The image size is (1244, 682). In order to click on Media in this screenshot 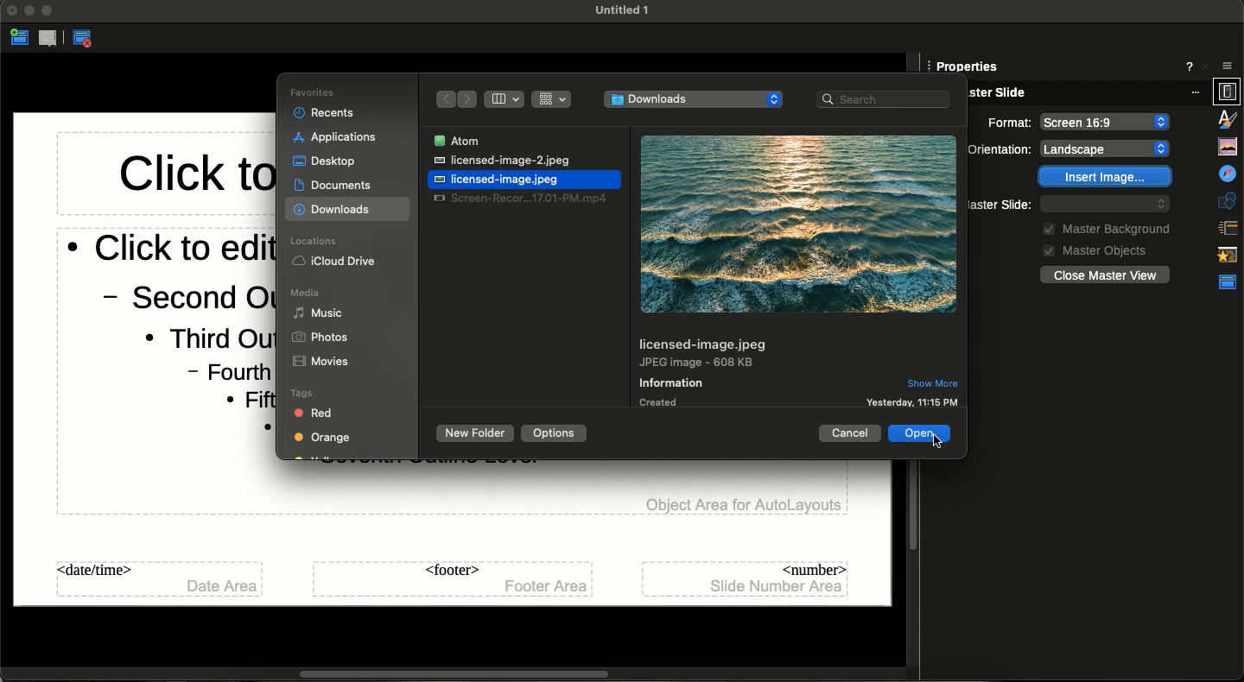, I will do `click(305, 293)`.